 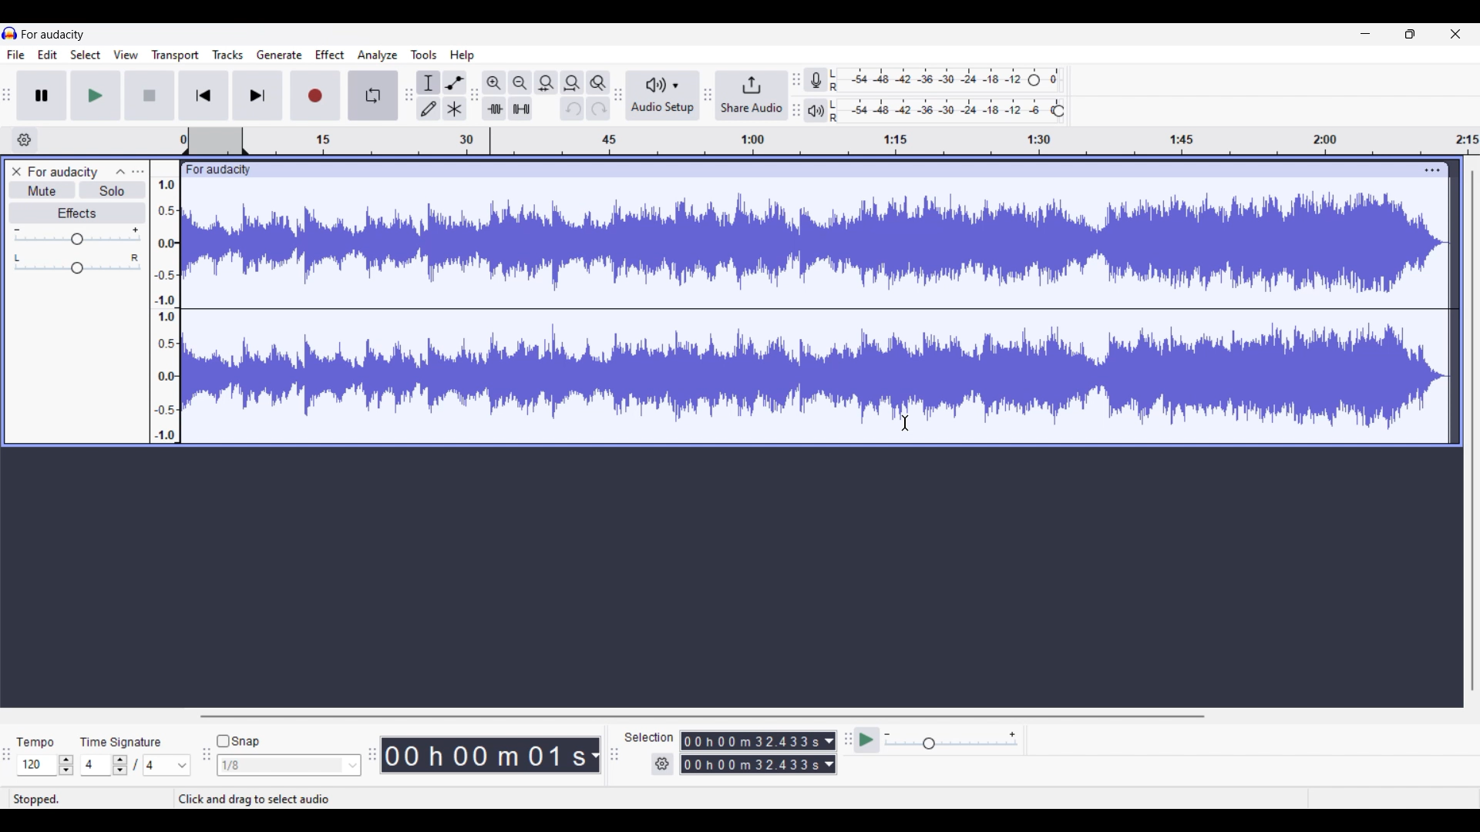 What do you see at coordinates (649, 737) in the screenshot?
I see `Indicates selection duration` at bounding box center [649, 737].